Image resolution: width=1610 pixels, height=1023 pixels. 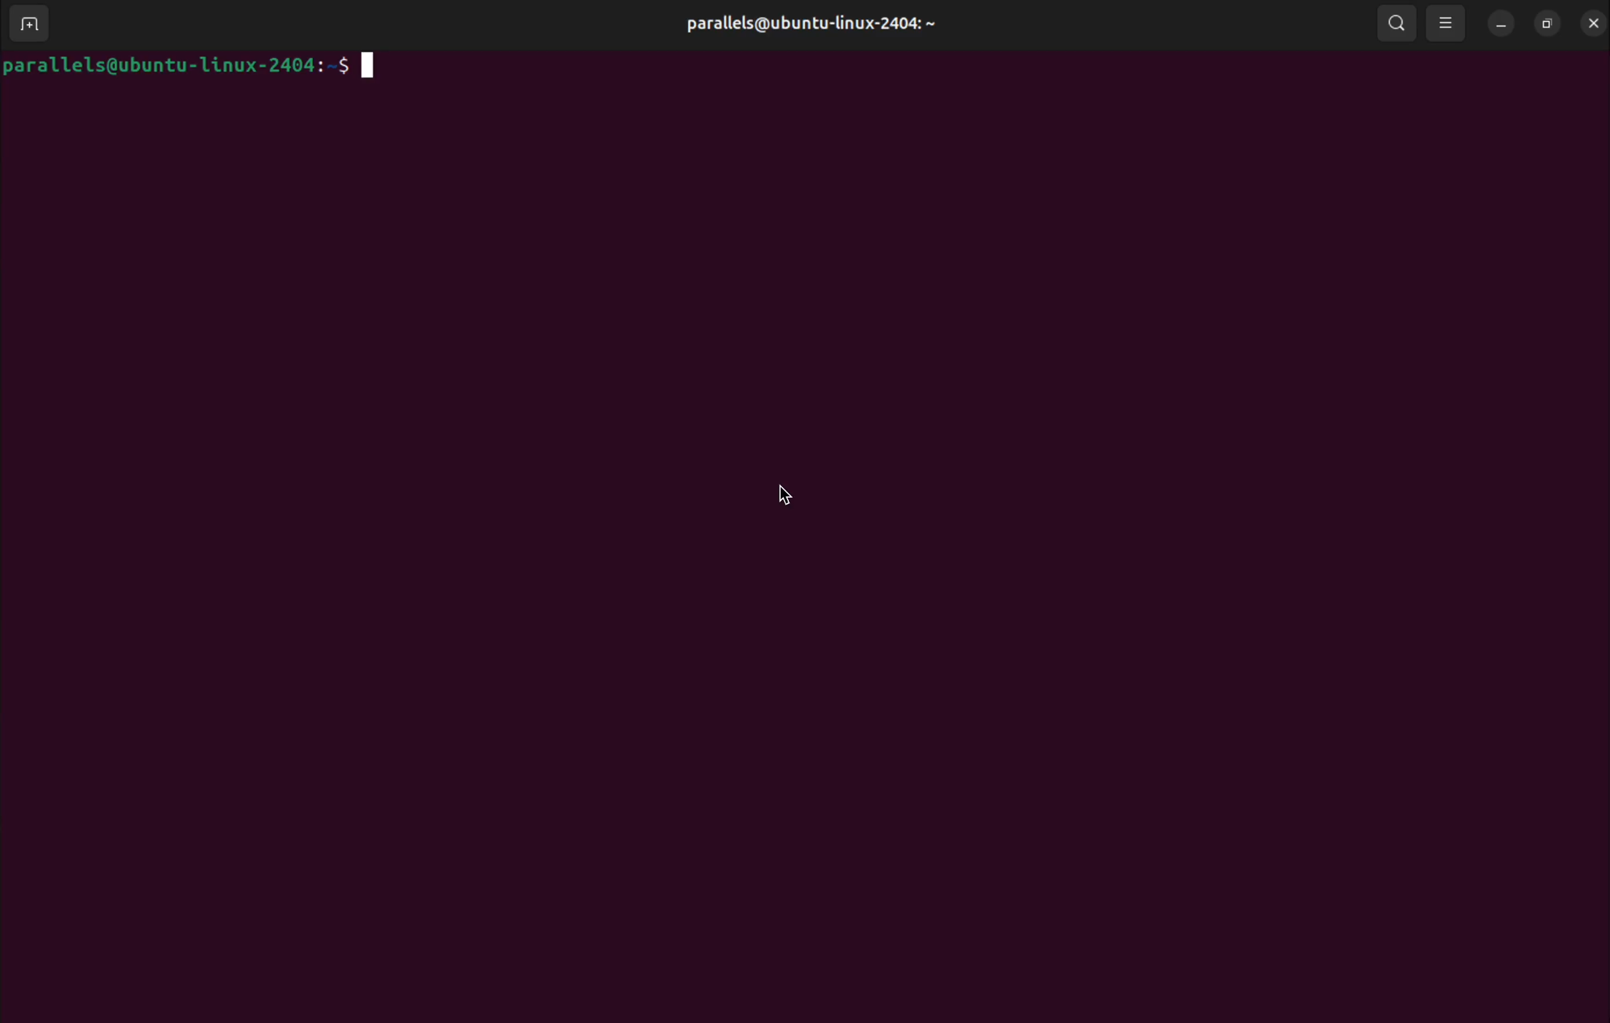 I want to click on minimize, so click(x=1500, y=23).